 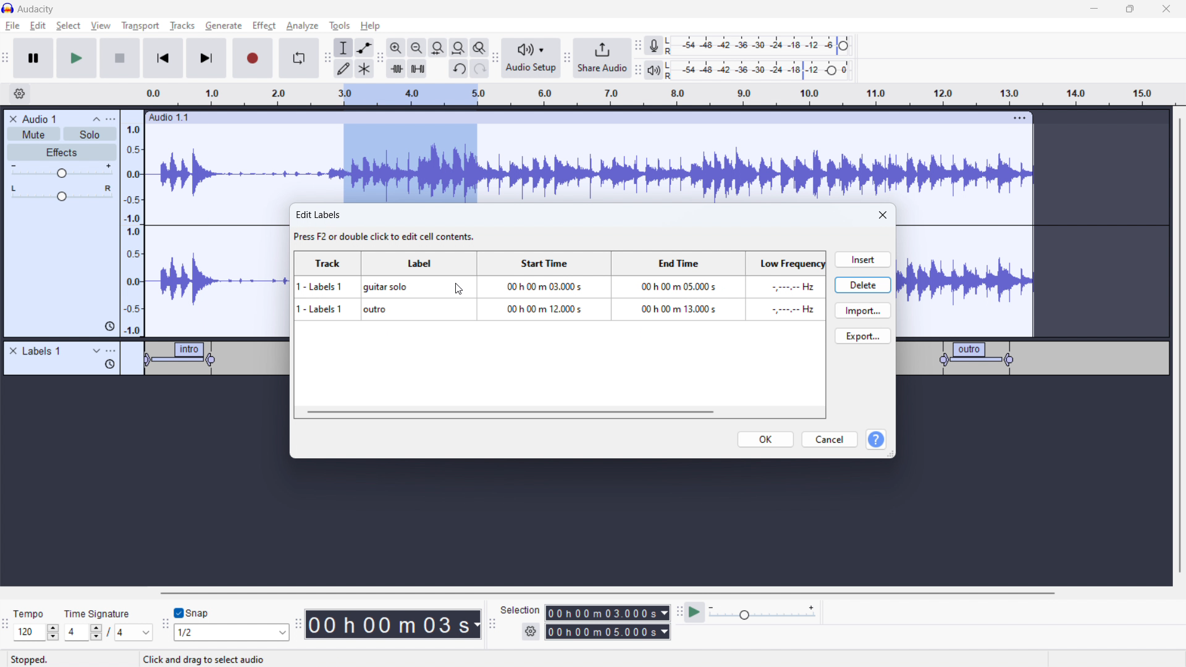 What do you see at coordinates (1130, 9) in the screenshot?
I see `maximize` at bounding box center [1130, 9].